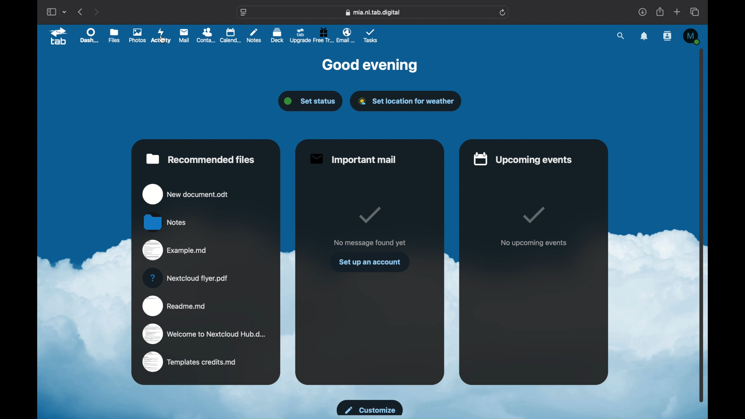  What do you see at coordinates (521, 159) in the screenshot?
I see `upcoming events` at bounding box center [521, 159].